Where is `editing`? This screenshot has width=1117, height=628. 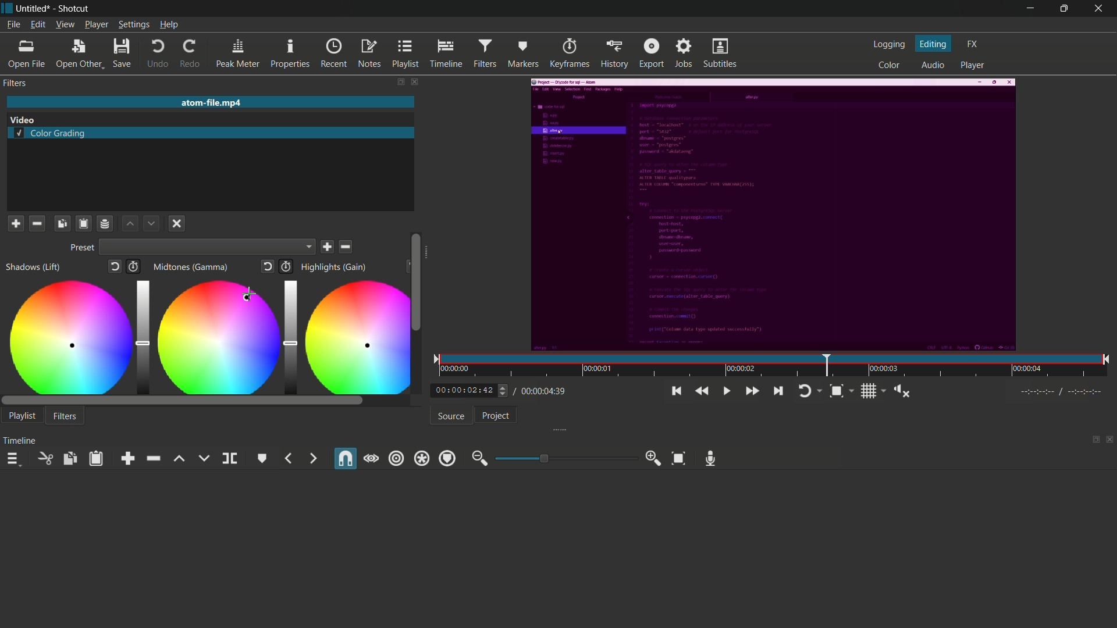 editing is located at coordinates (934, 44).